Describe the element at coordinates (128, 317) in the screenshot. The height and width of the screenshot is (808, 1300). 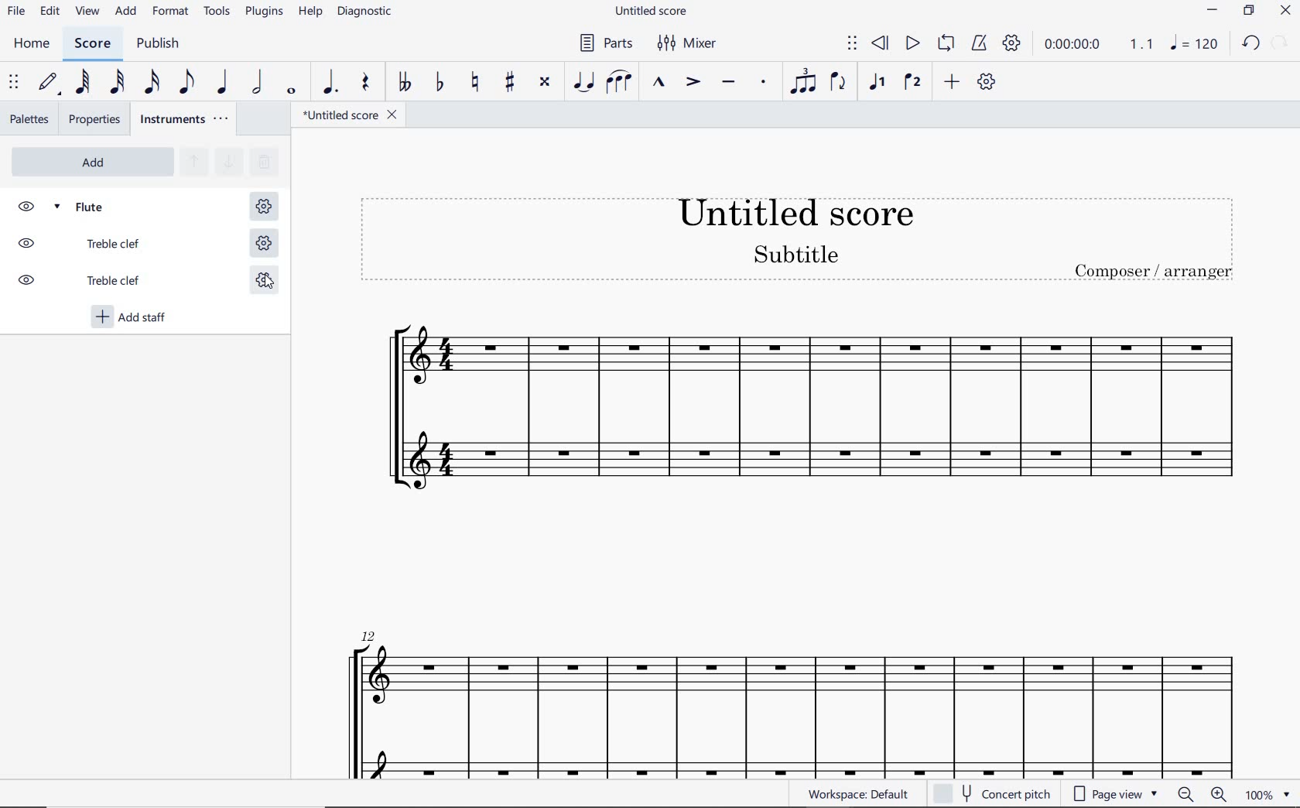
I see `add staff` at that location.